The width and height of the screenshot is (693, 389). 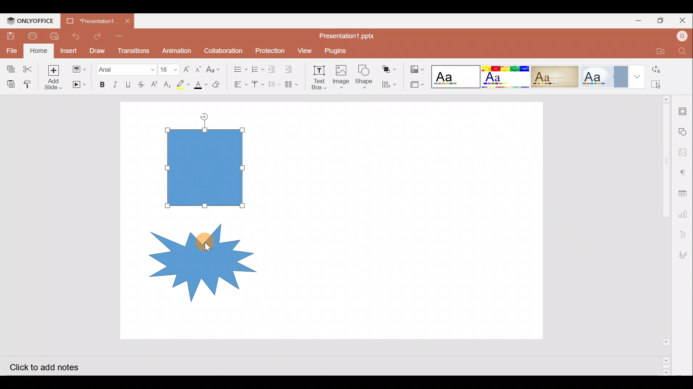 I want to click on File, so click(x=10, y=49).